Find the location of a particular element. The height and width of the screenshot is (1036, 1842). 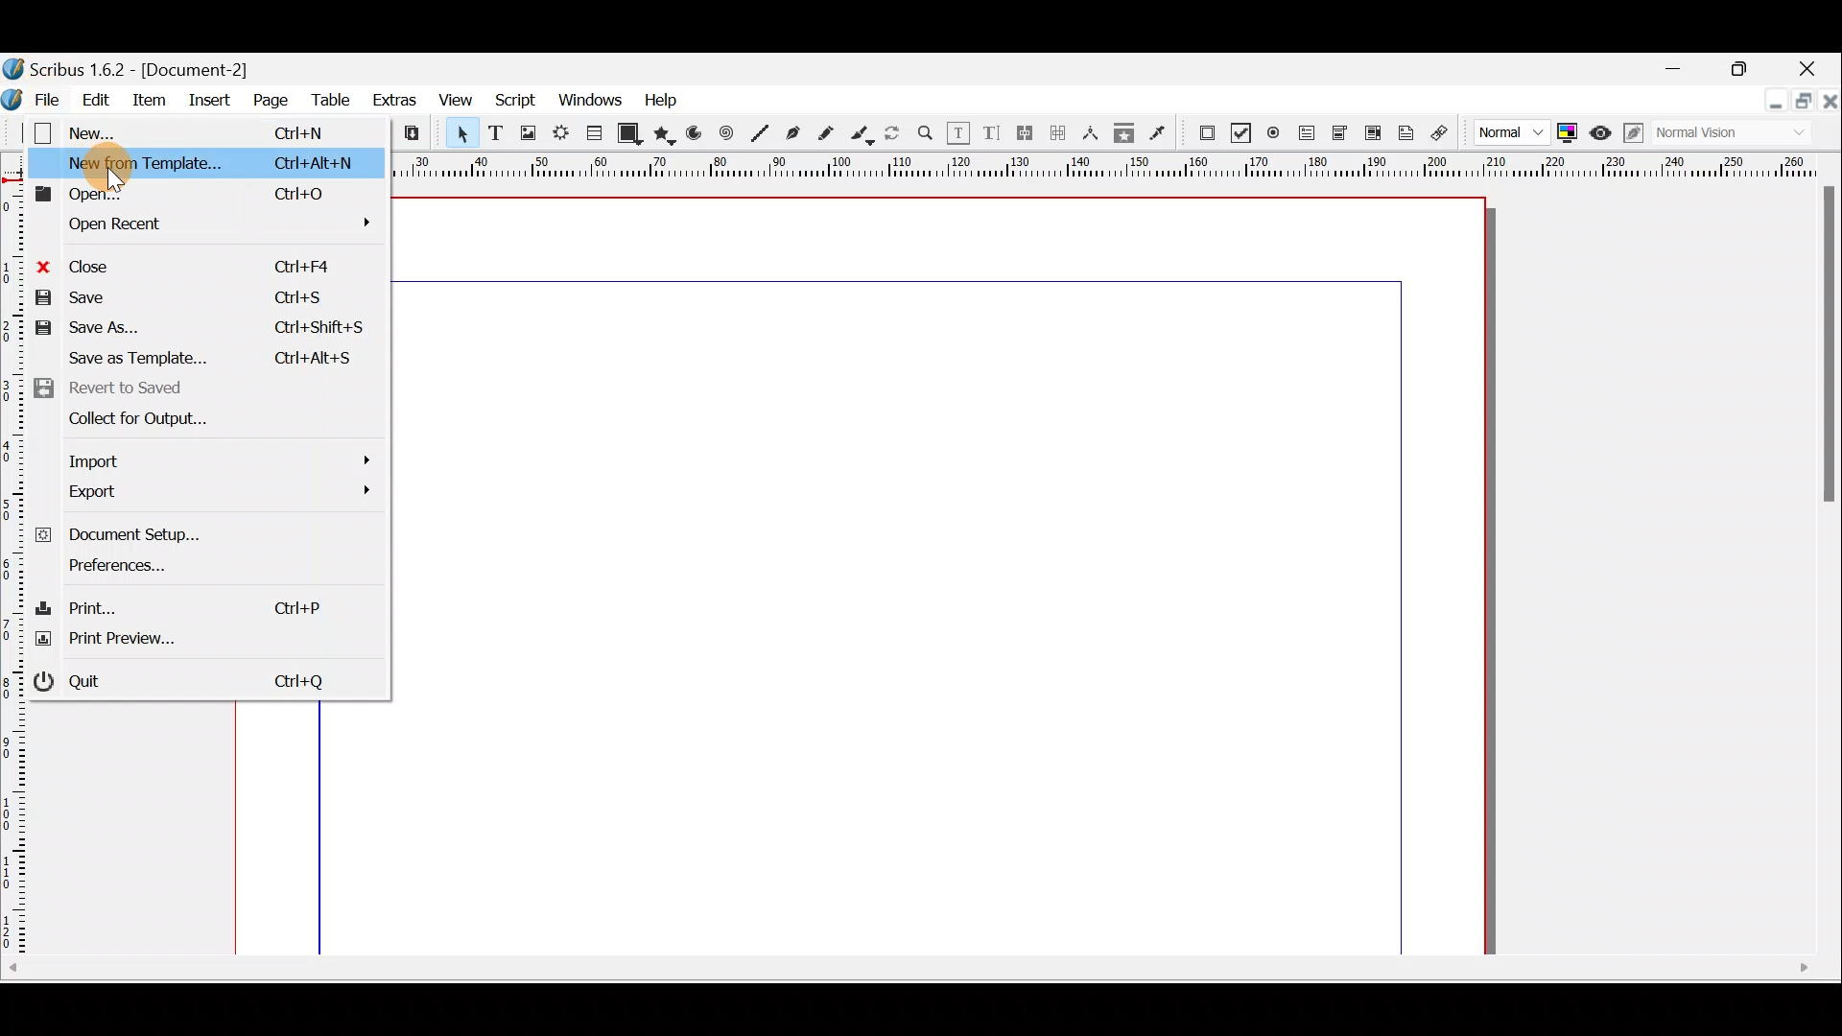

PDF Push button is located at coordinates (1206, 133).